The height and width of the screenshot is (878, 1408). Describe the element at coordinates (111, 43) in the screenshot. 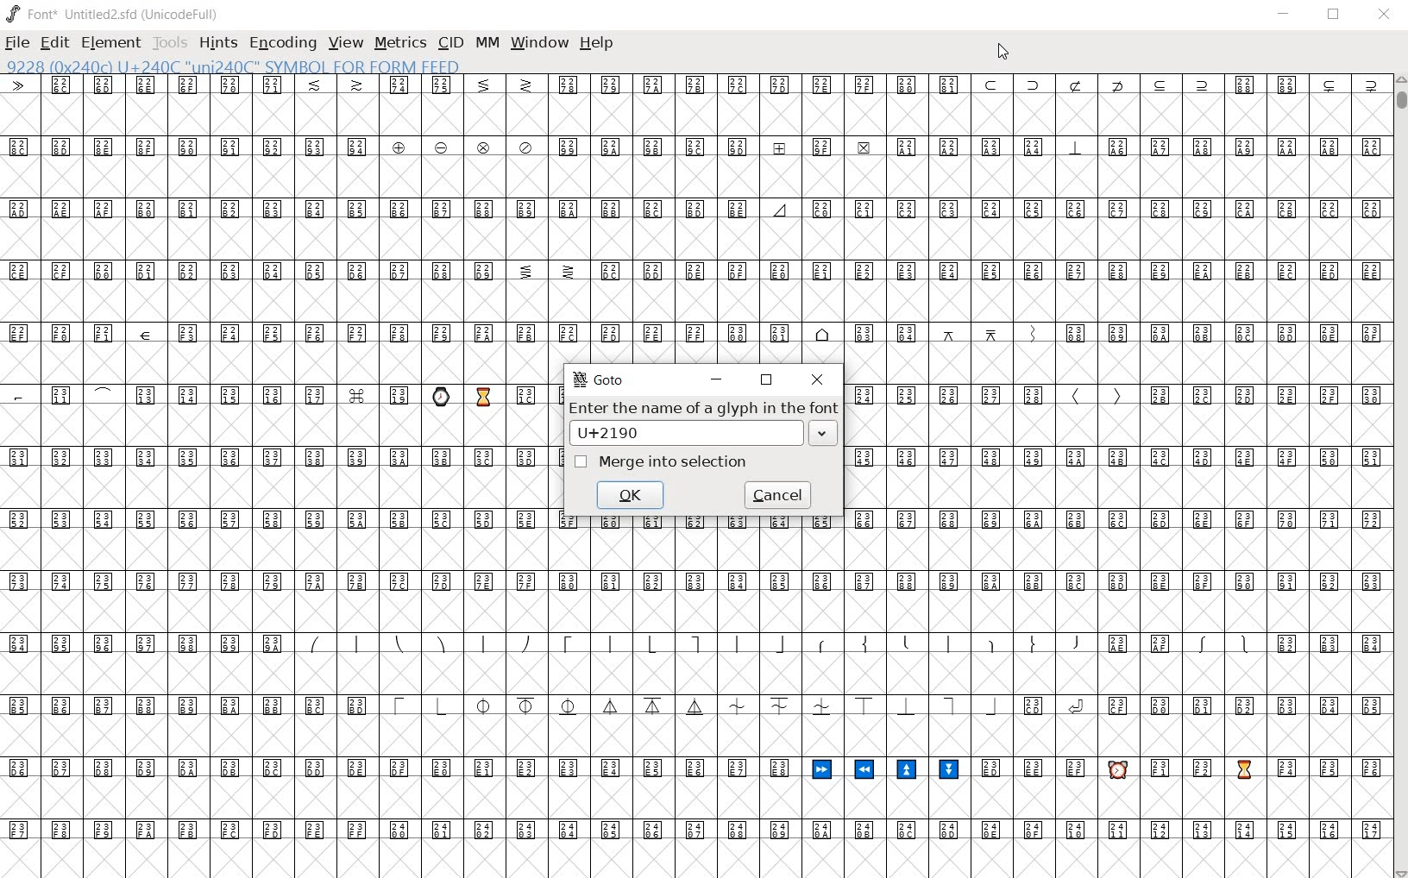

I see `Element` at that location.